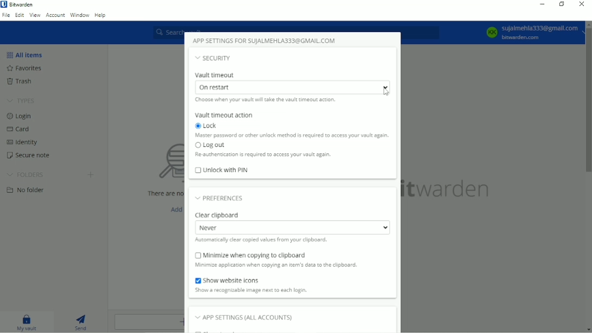  Describe the element at coordinates (79, 15) in the screenshot. I see `Window` at that location.